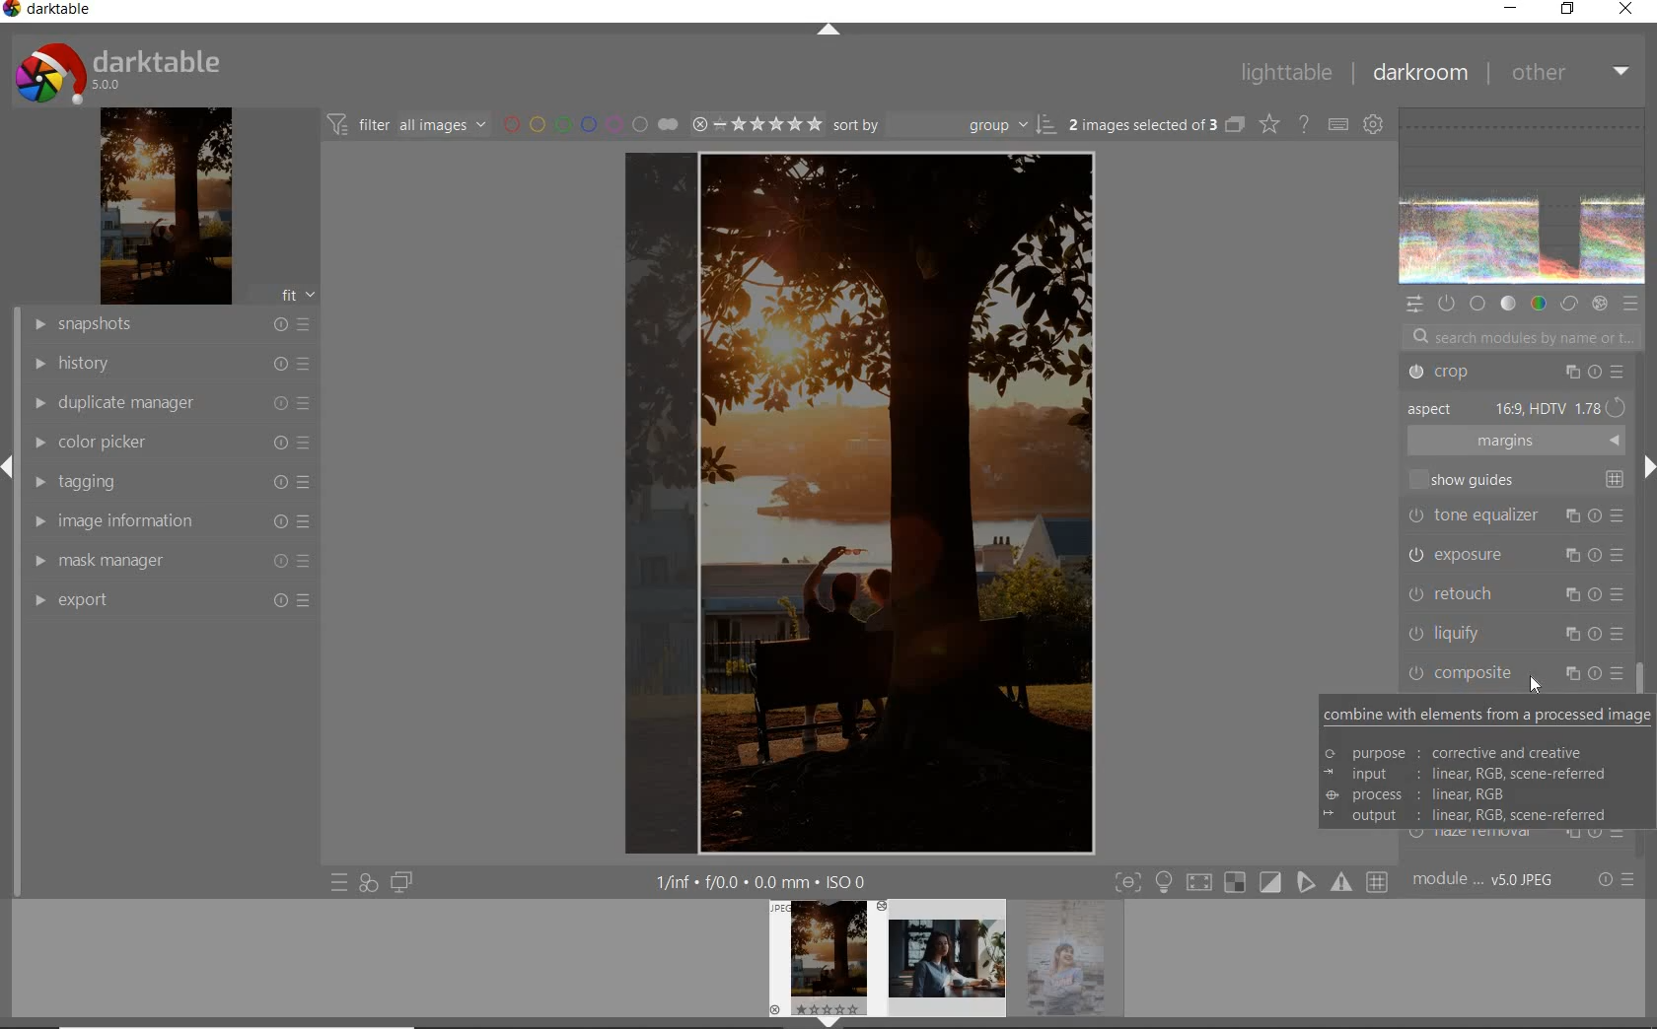 The image size is (1657, 1029). I want to click on system logo & name, so click(122, 74).